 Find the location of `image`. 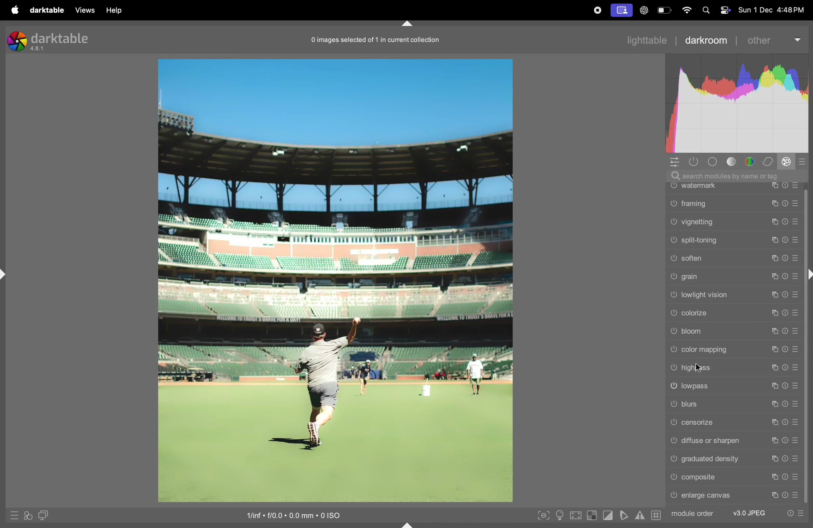

image is located at coordinates (335, 279).